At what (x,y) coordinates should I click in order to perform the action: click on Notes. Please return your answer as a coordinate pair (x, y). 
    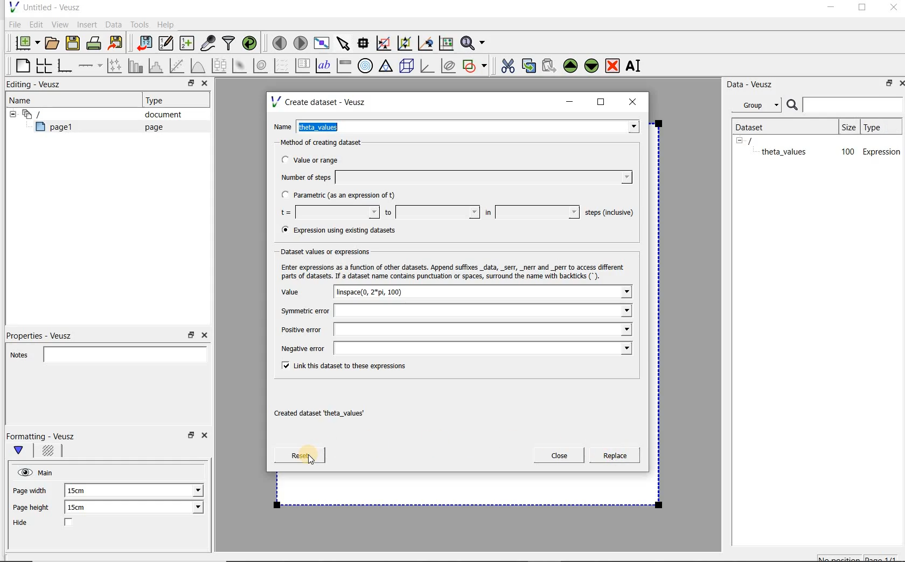
    Looking at the image, I should click on (105, 353).